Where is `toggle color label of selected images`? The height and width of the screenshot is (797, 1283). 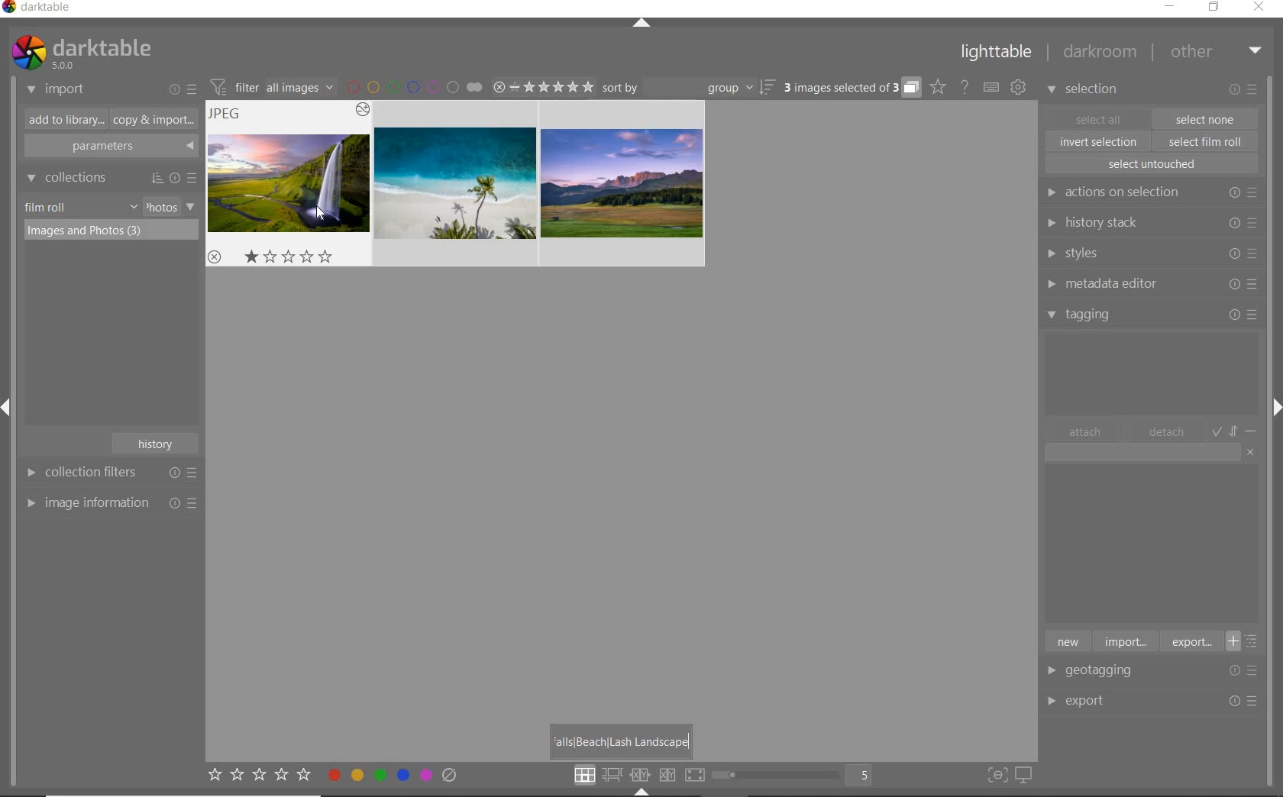
toggle color label of selected images is located at coordinates (393, 774).